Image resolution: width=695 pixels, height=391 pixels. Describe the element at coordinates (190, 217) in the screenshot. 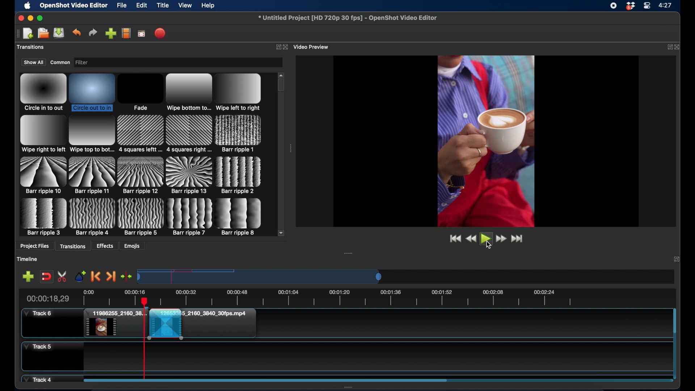

I see `transition` at that location.